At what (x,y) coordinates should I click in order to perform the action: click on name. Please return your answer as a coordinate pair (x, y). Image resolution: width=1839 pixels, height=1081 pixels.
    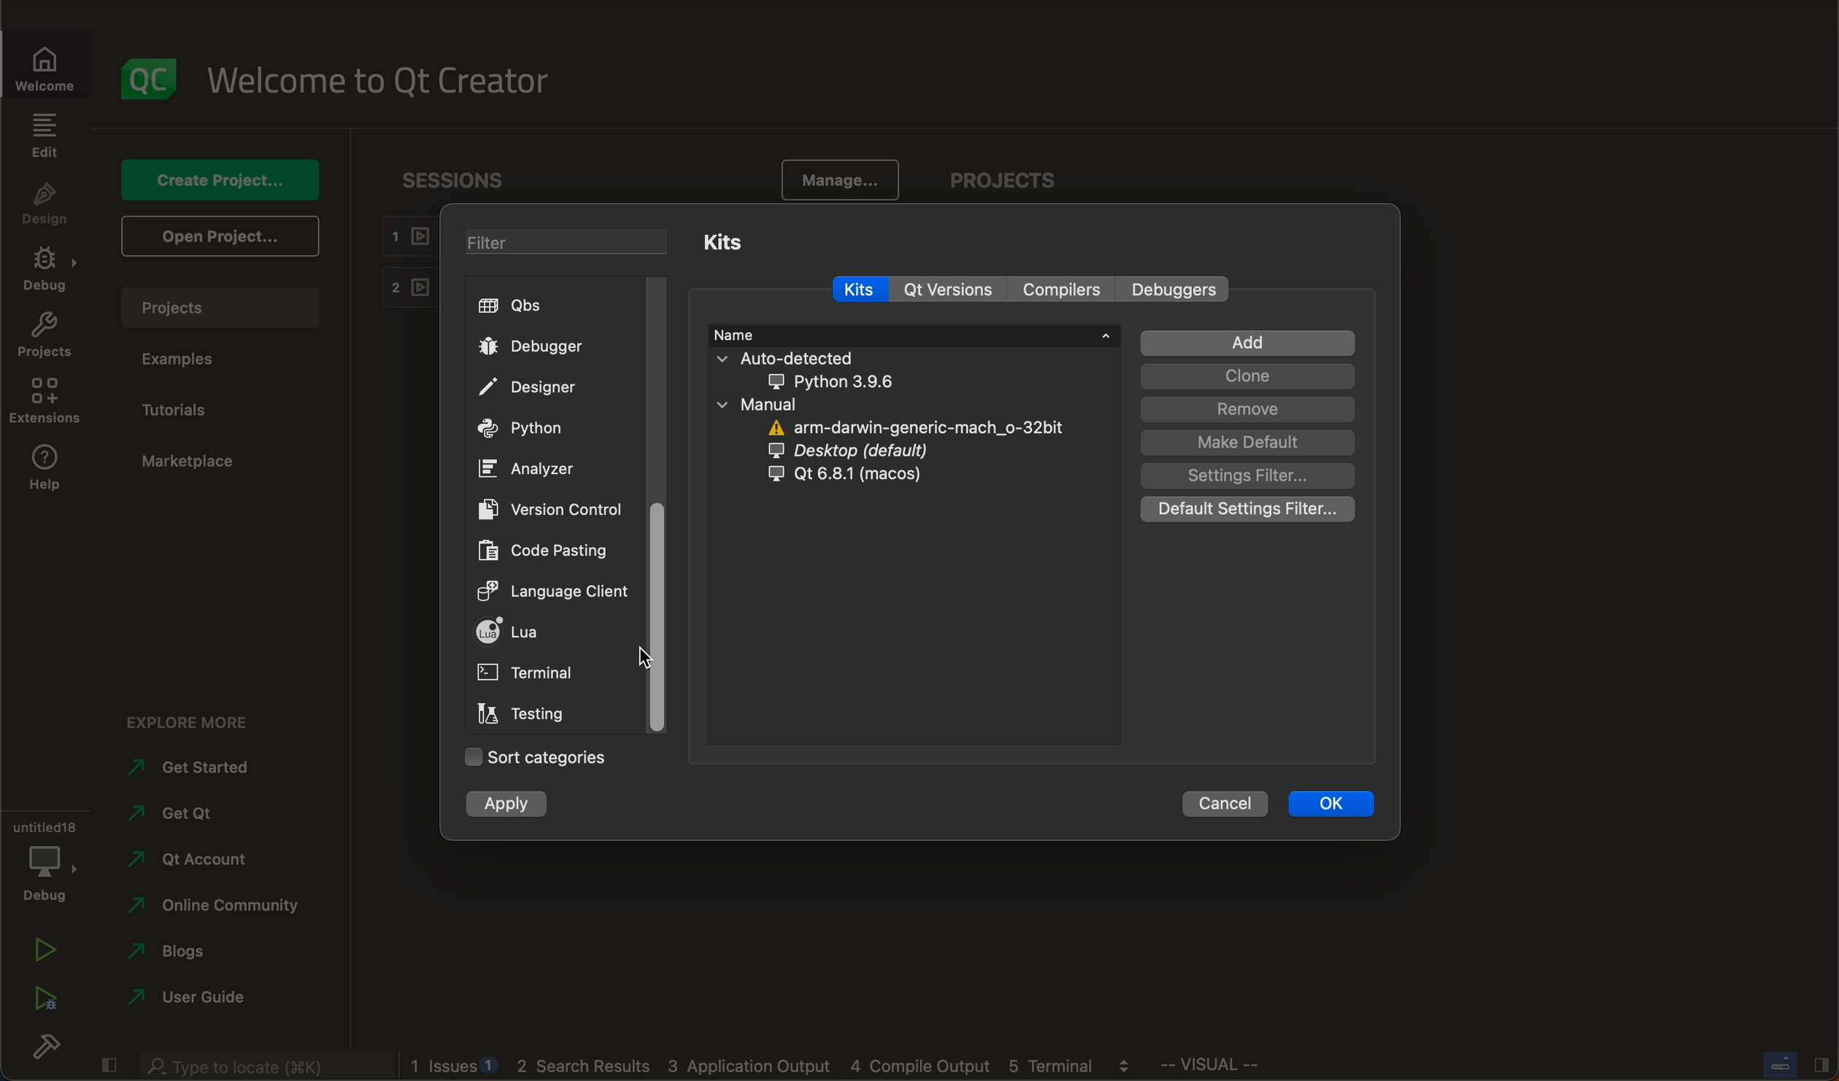
    Looking at the image, I should click on (914, 334).